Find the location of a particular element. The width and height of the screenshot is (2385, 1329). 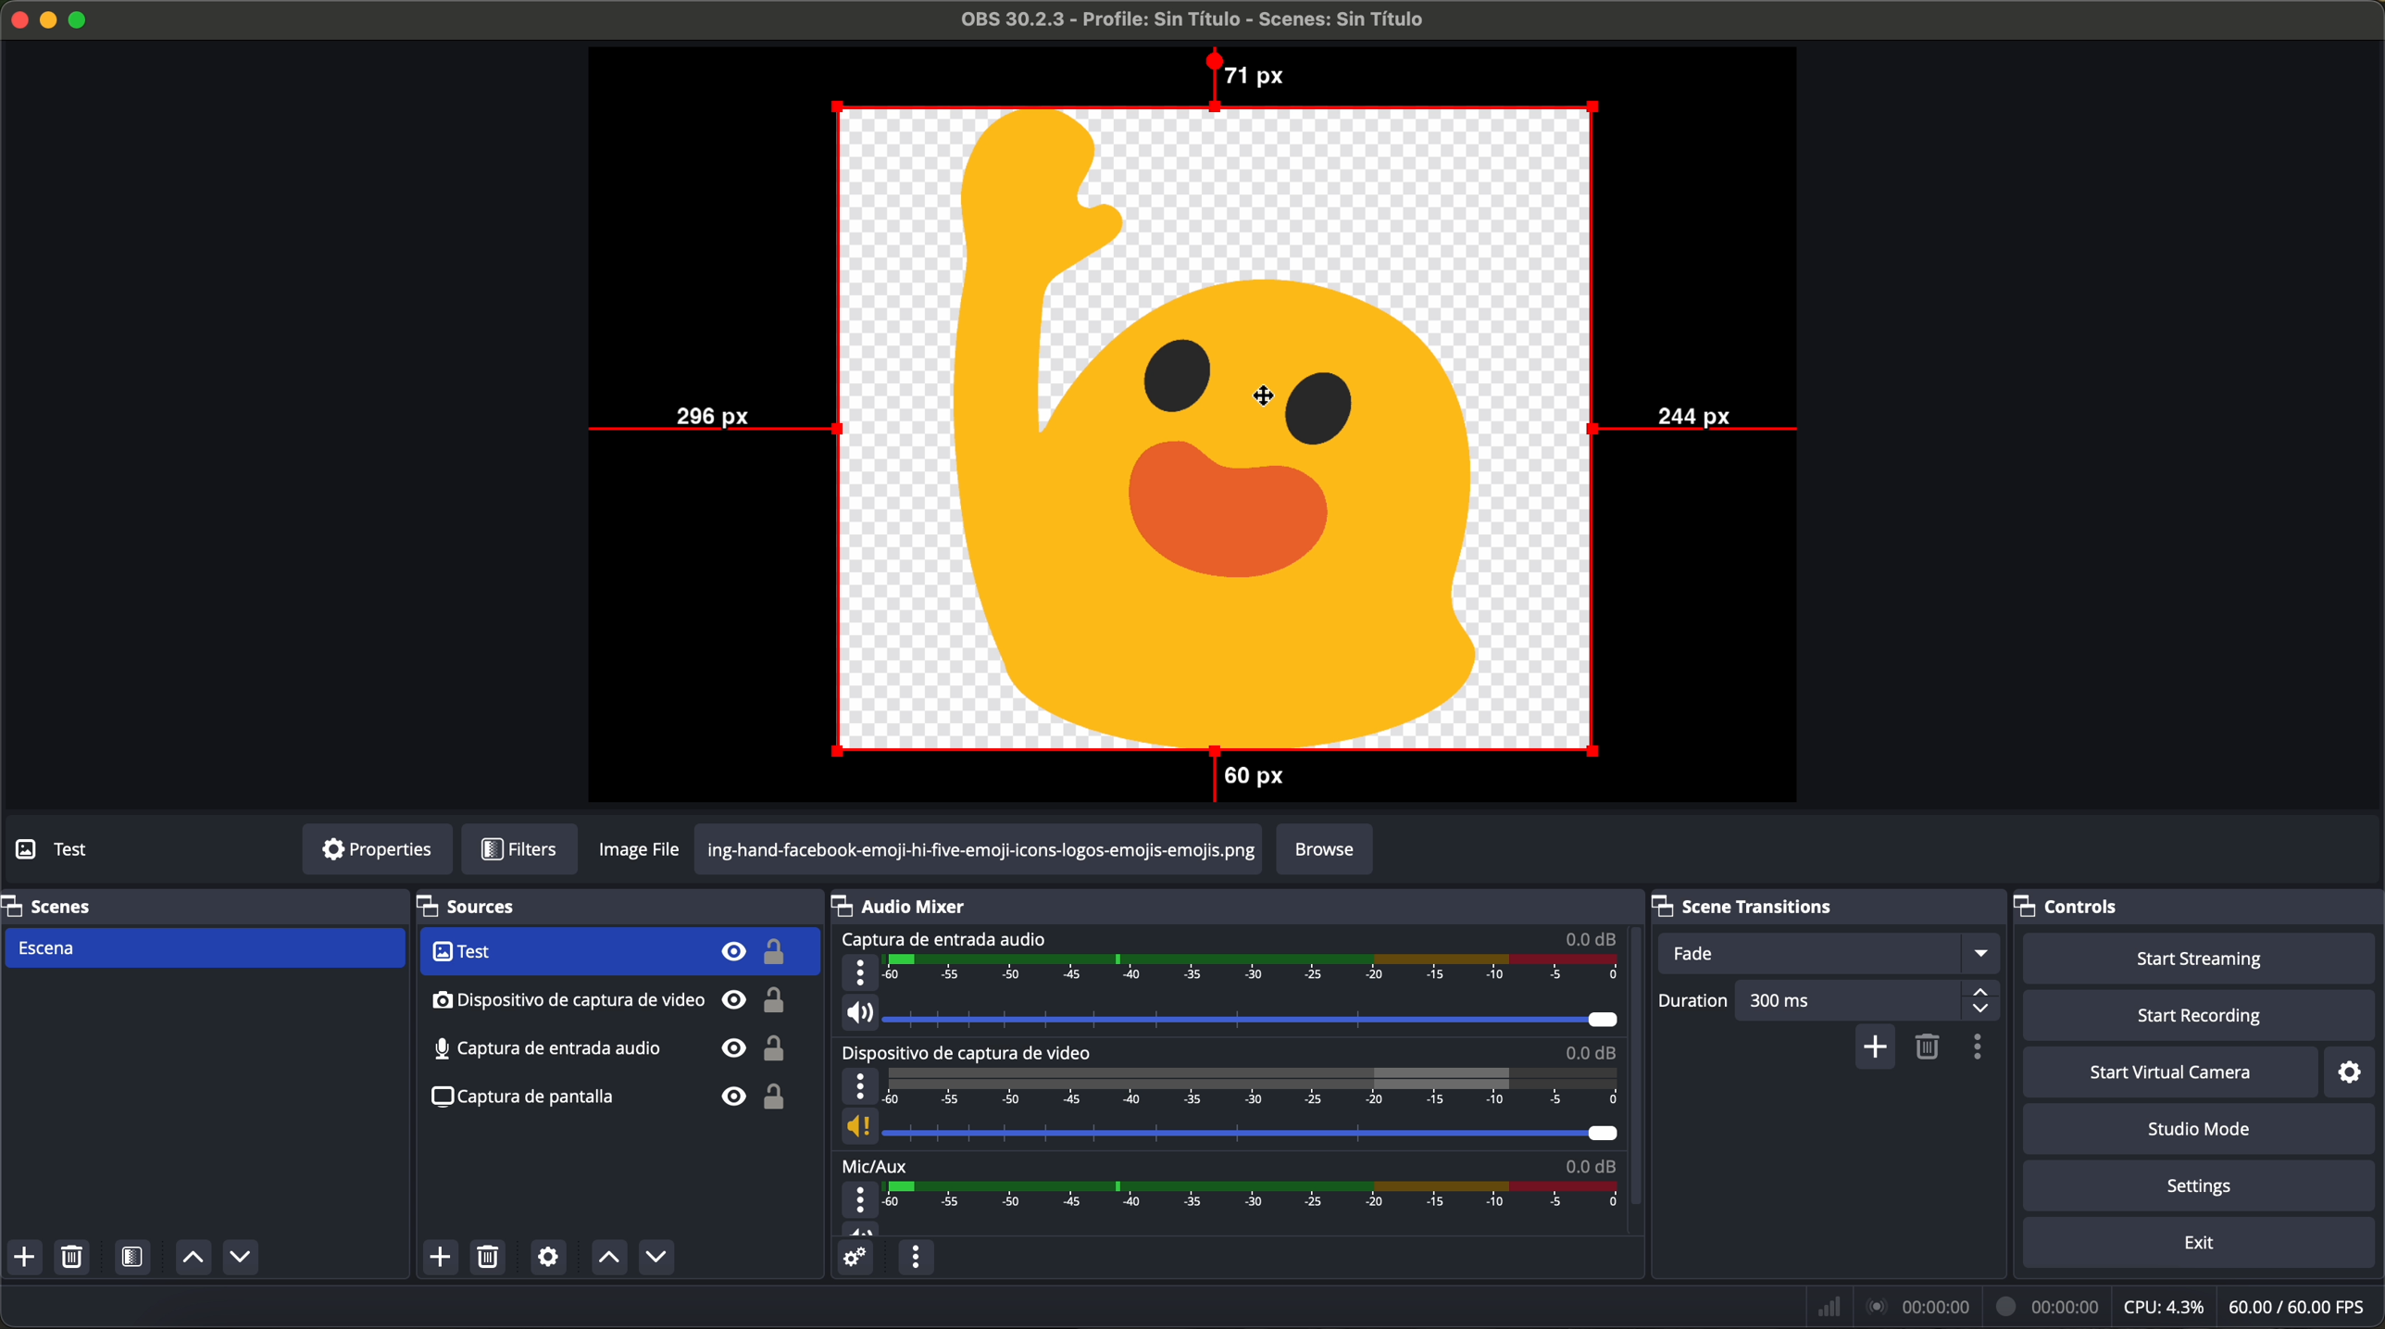

minimize program is located at coordinates (49, 19).